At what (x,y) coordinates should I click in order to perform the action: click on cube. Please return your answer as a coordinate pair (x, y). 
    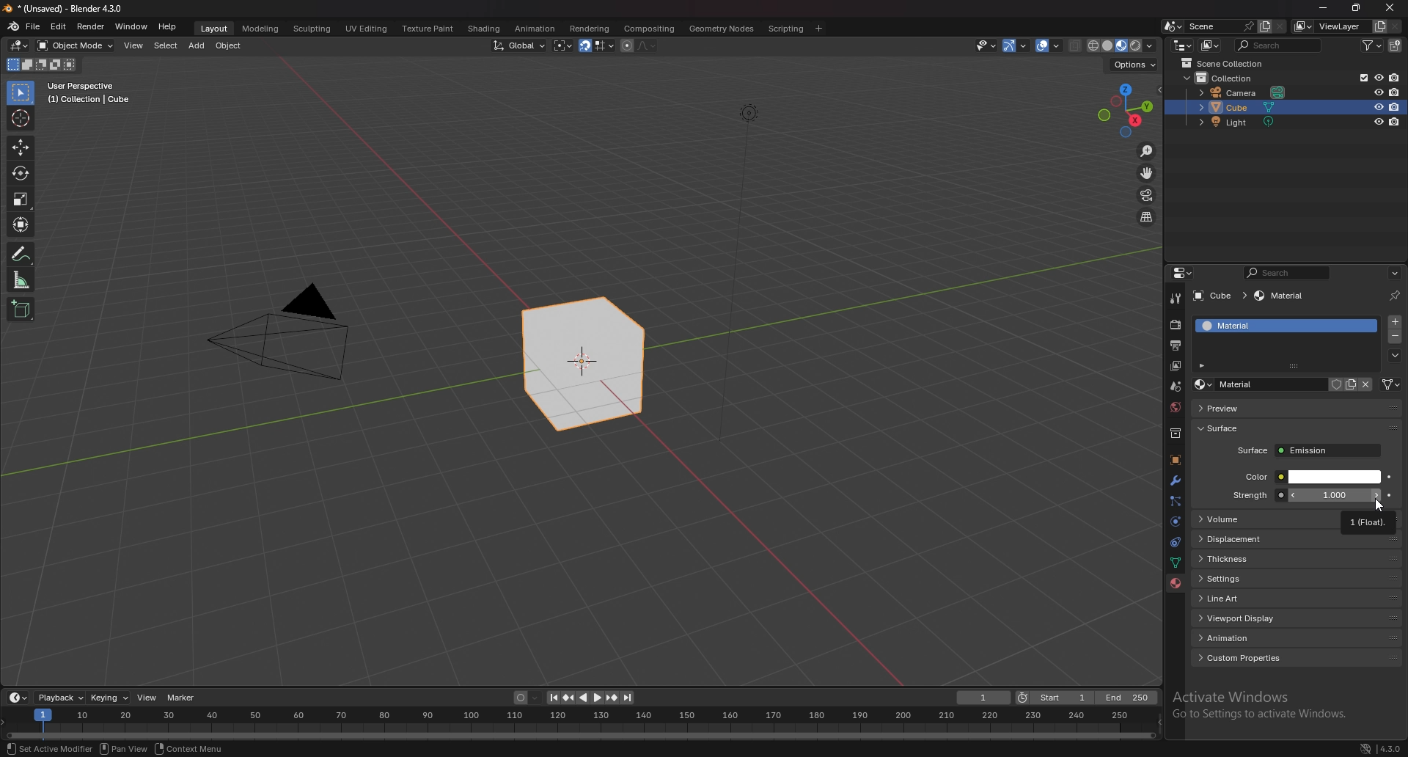
    Looking at the image, I should click on (584, 365).